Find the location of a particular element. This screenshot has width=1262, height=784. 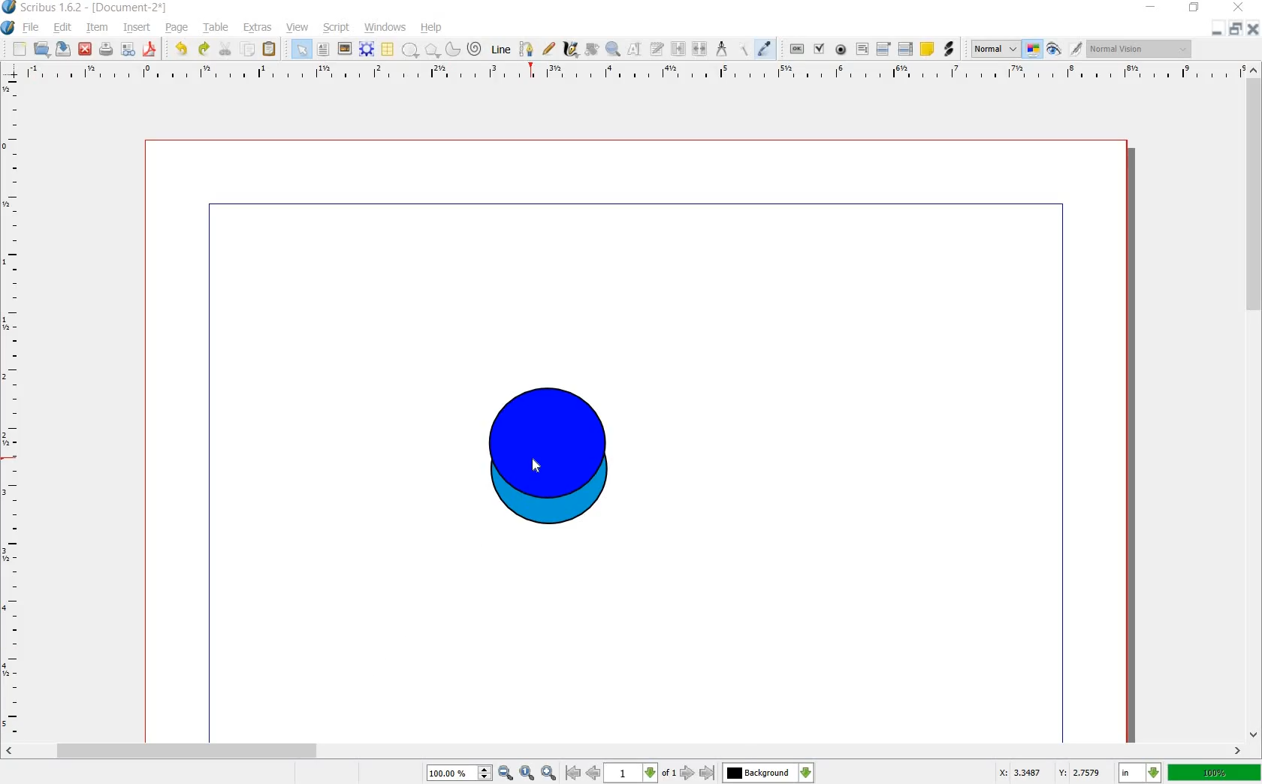

toggle color management system is located at coordinates (1032, 49).